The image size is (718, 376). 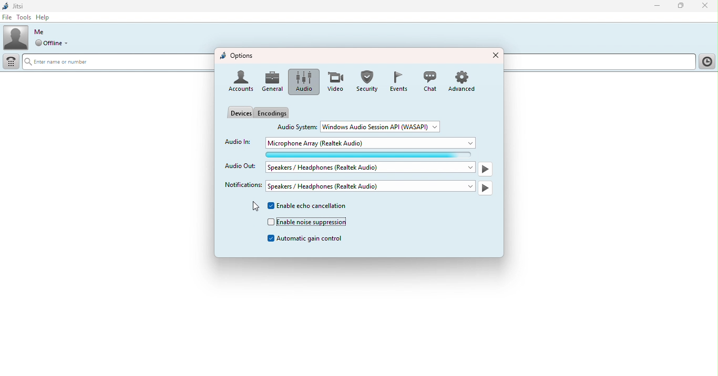 I want to click on Microphone Array (Realtek Audio), so click(x=373, y=143).